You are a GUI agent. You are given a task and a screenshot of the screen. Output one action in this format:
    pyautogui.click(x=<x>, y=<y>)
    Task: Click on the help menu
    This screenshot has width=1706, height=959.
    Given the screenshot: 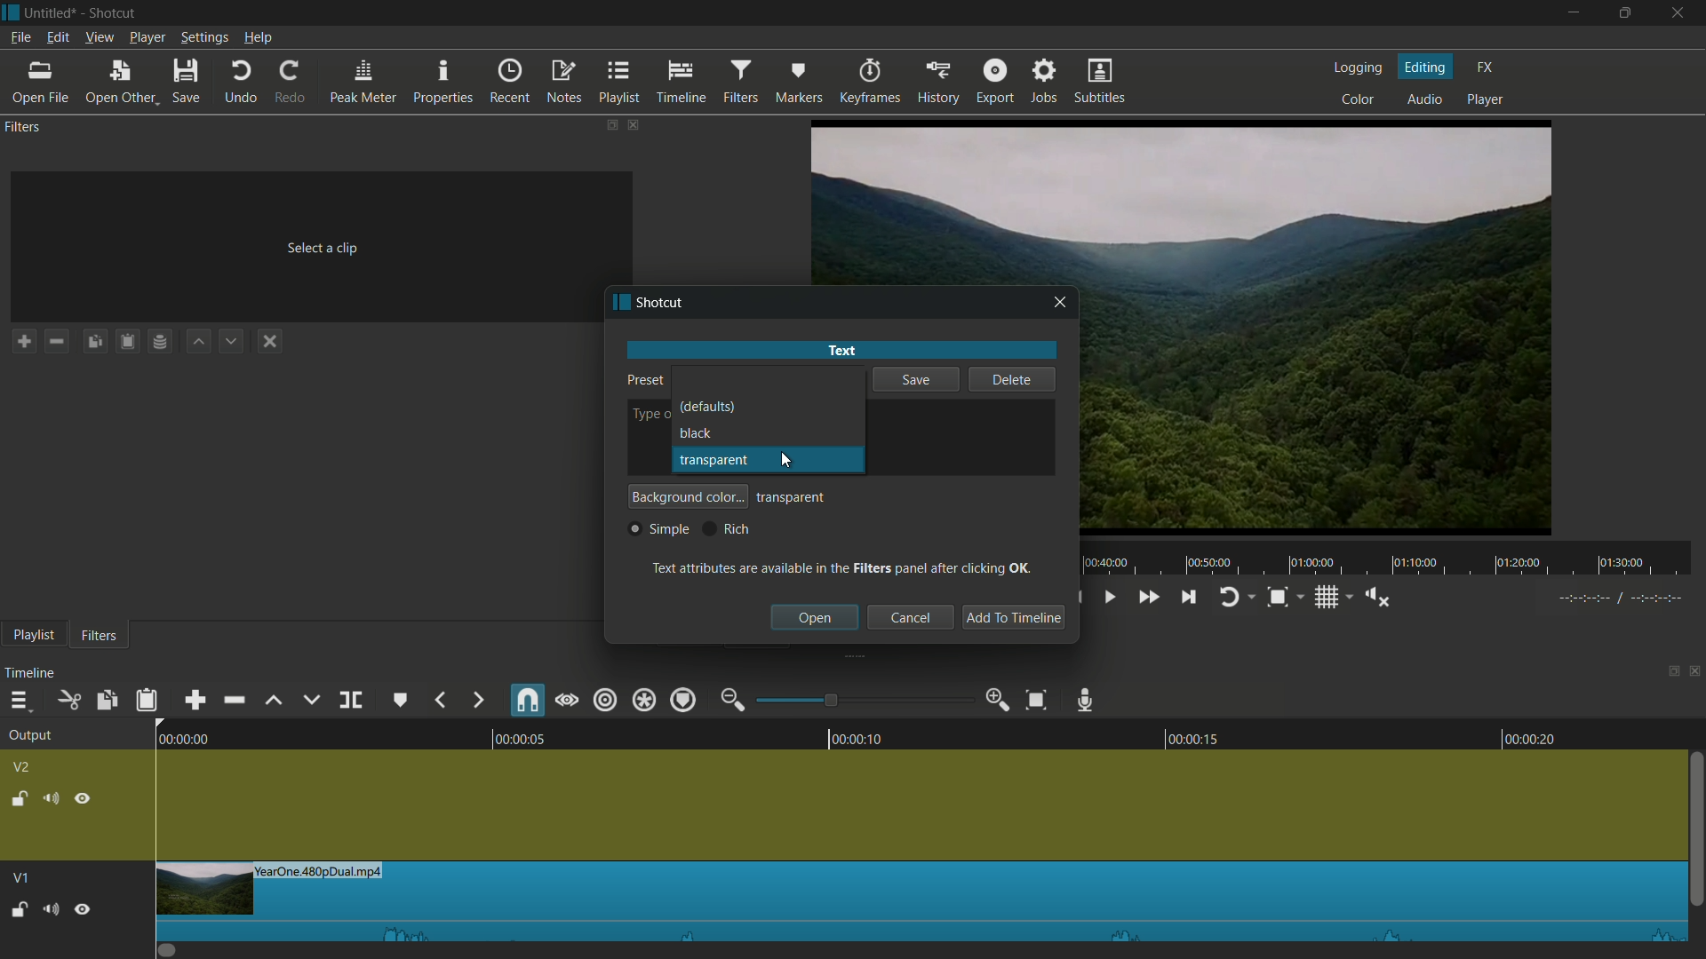 What is the action you would take?
    pyautogui.click(x=258, y=37)
    